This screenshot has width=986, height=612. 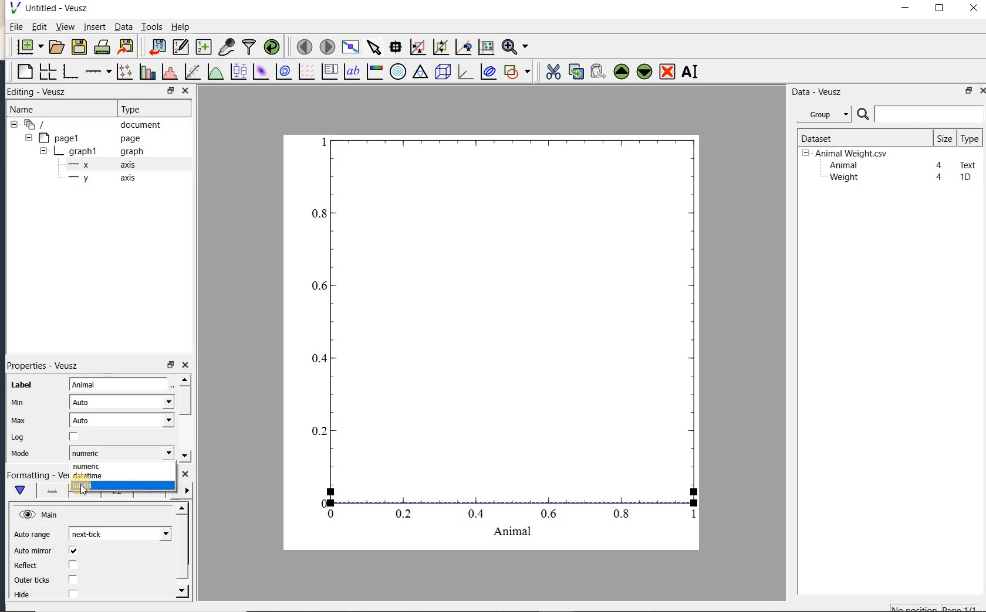 I want to click on scrollbar, so click(x=184, y=418).